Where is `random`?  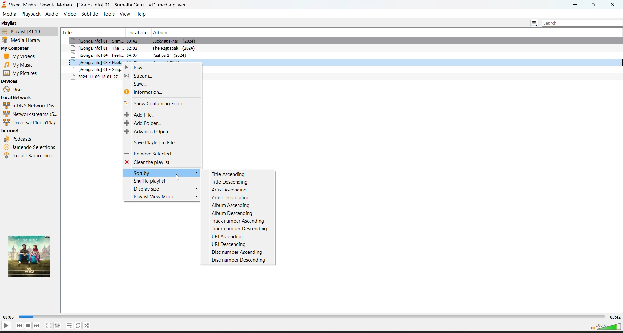 random is located at coordinates (87, 326).